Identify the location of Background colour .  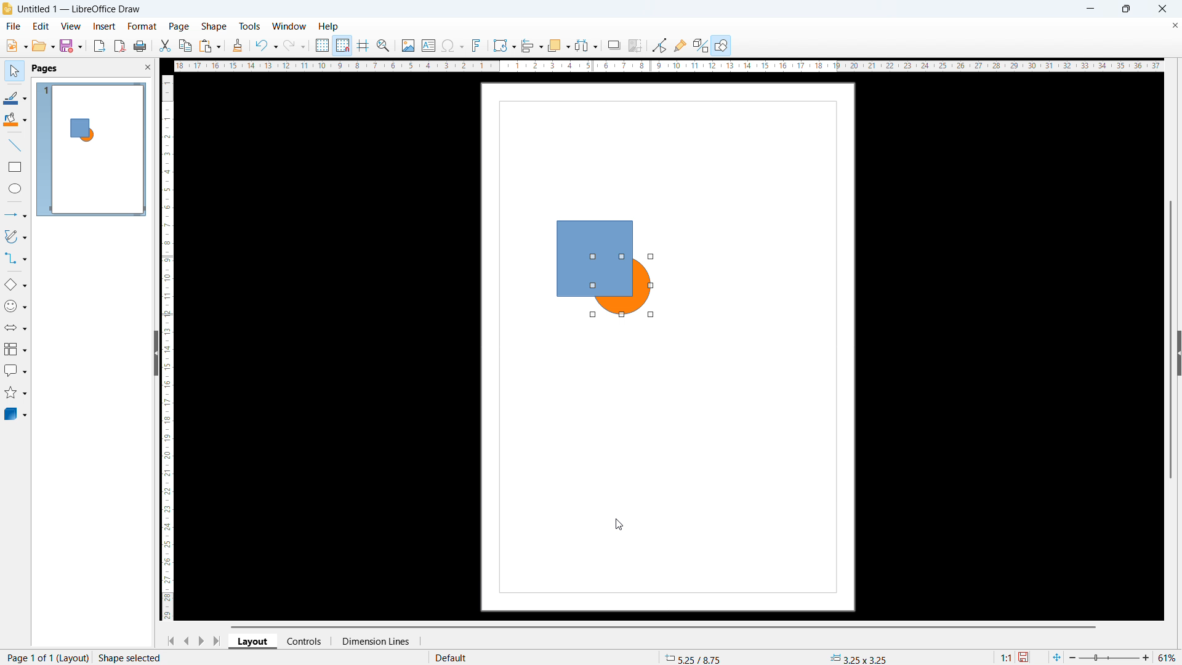
(15, 121).